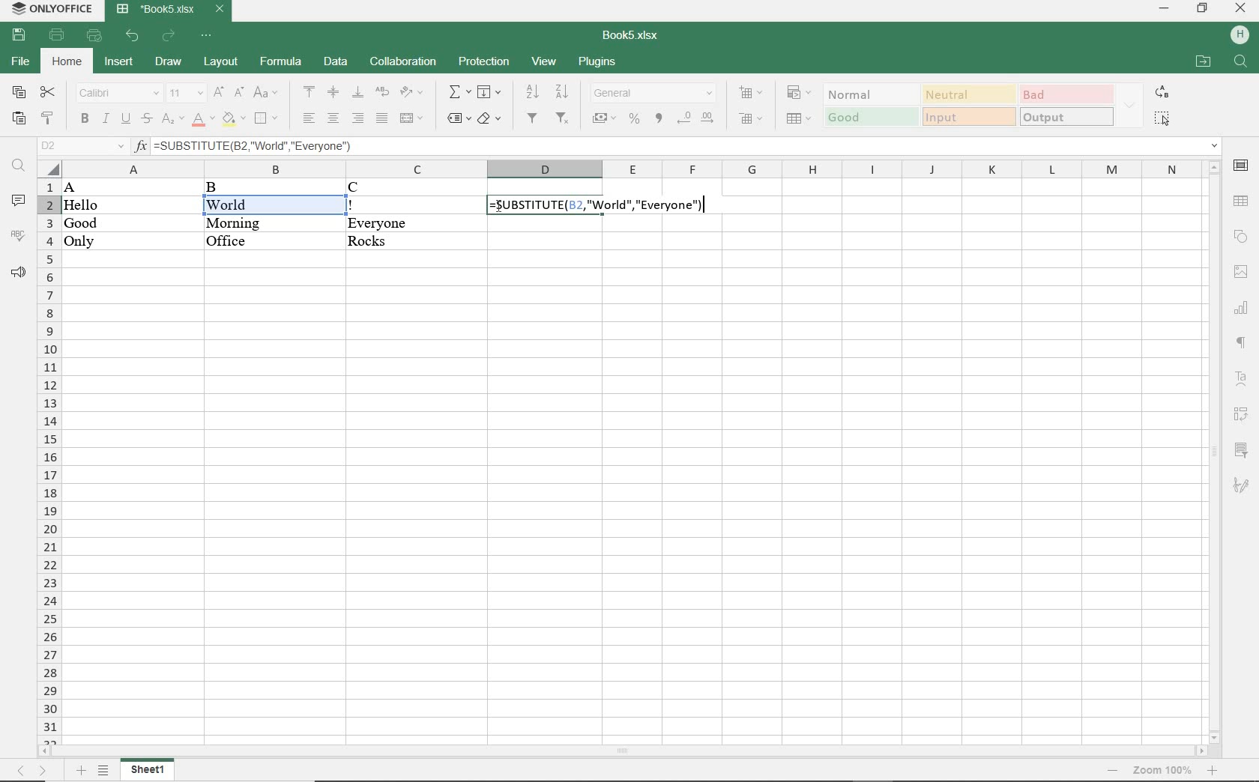 Image resolution: width=1259 pixels, height=782 pixels. I want to click on strikethrough, so click(145, 121).